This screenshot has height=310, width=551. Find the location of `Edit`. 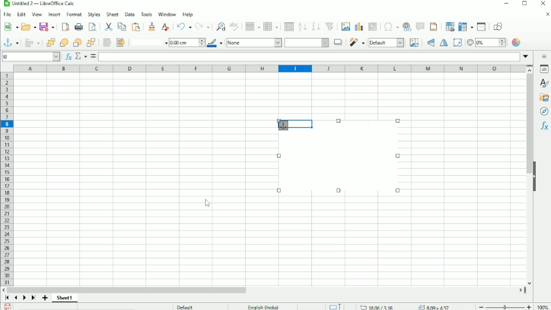

Edit is located at coordinates (21, 14).